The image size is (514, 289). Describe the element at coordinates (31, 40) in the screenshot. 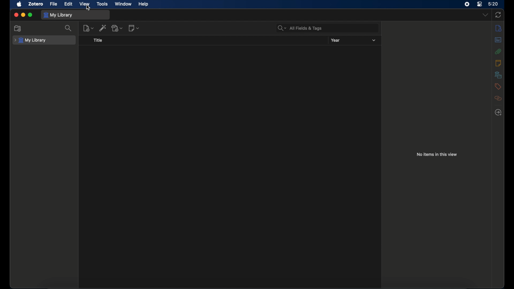

I see `my library` at that location.